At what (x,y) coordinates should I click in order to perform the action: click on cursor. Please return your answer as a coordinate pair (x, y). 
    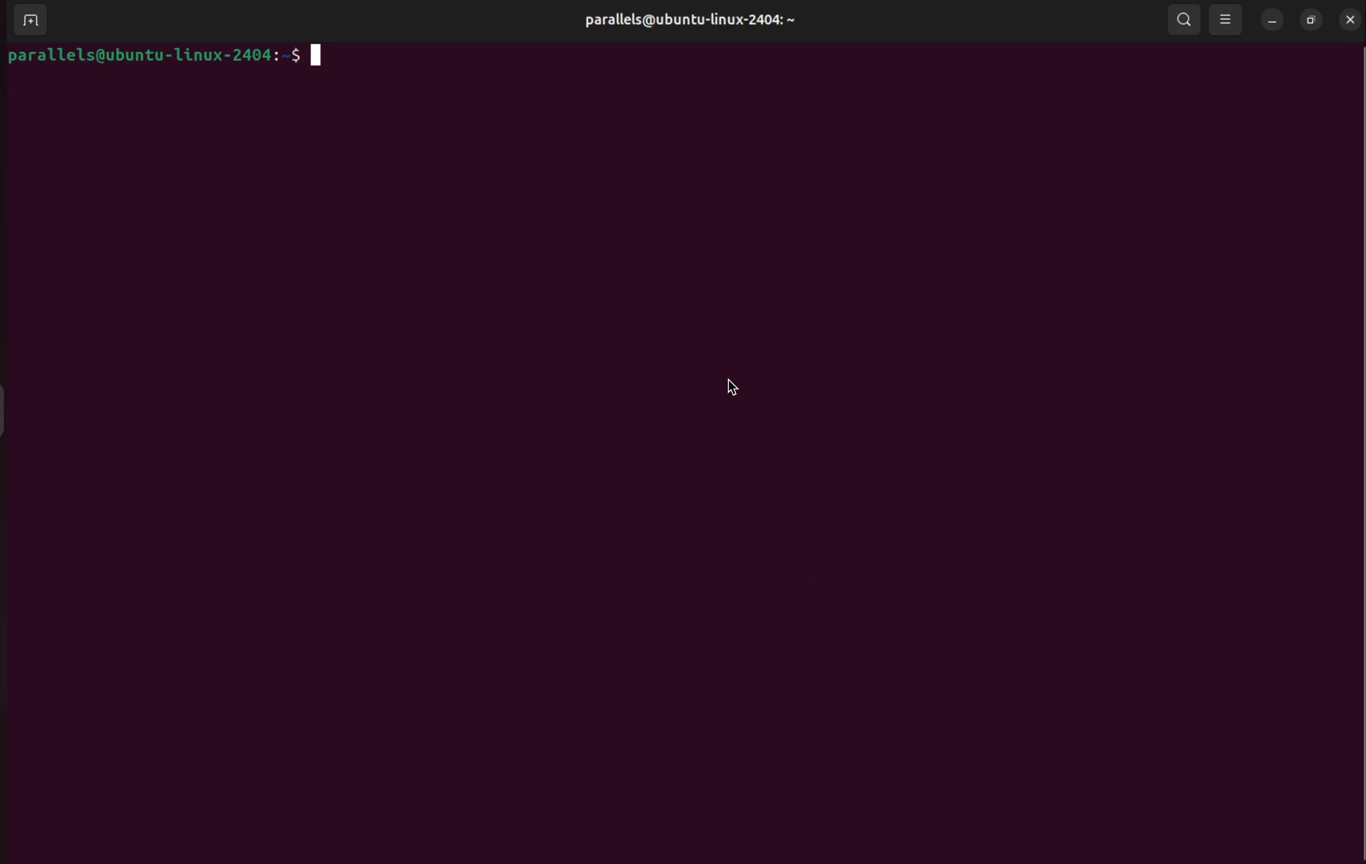
    Looking at the image, I should click on (734, 391).